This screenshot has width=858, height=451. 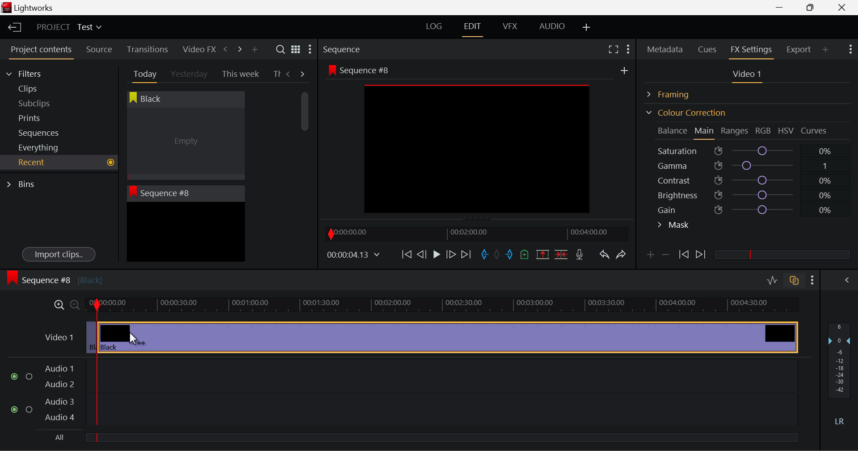 What do you see at coordinates (240, 74) in the screenshot?
I see `This week Tab` at bounding box center [240, 74].